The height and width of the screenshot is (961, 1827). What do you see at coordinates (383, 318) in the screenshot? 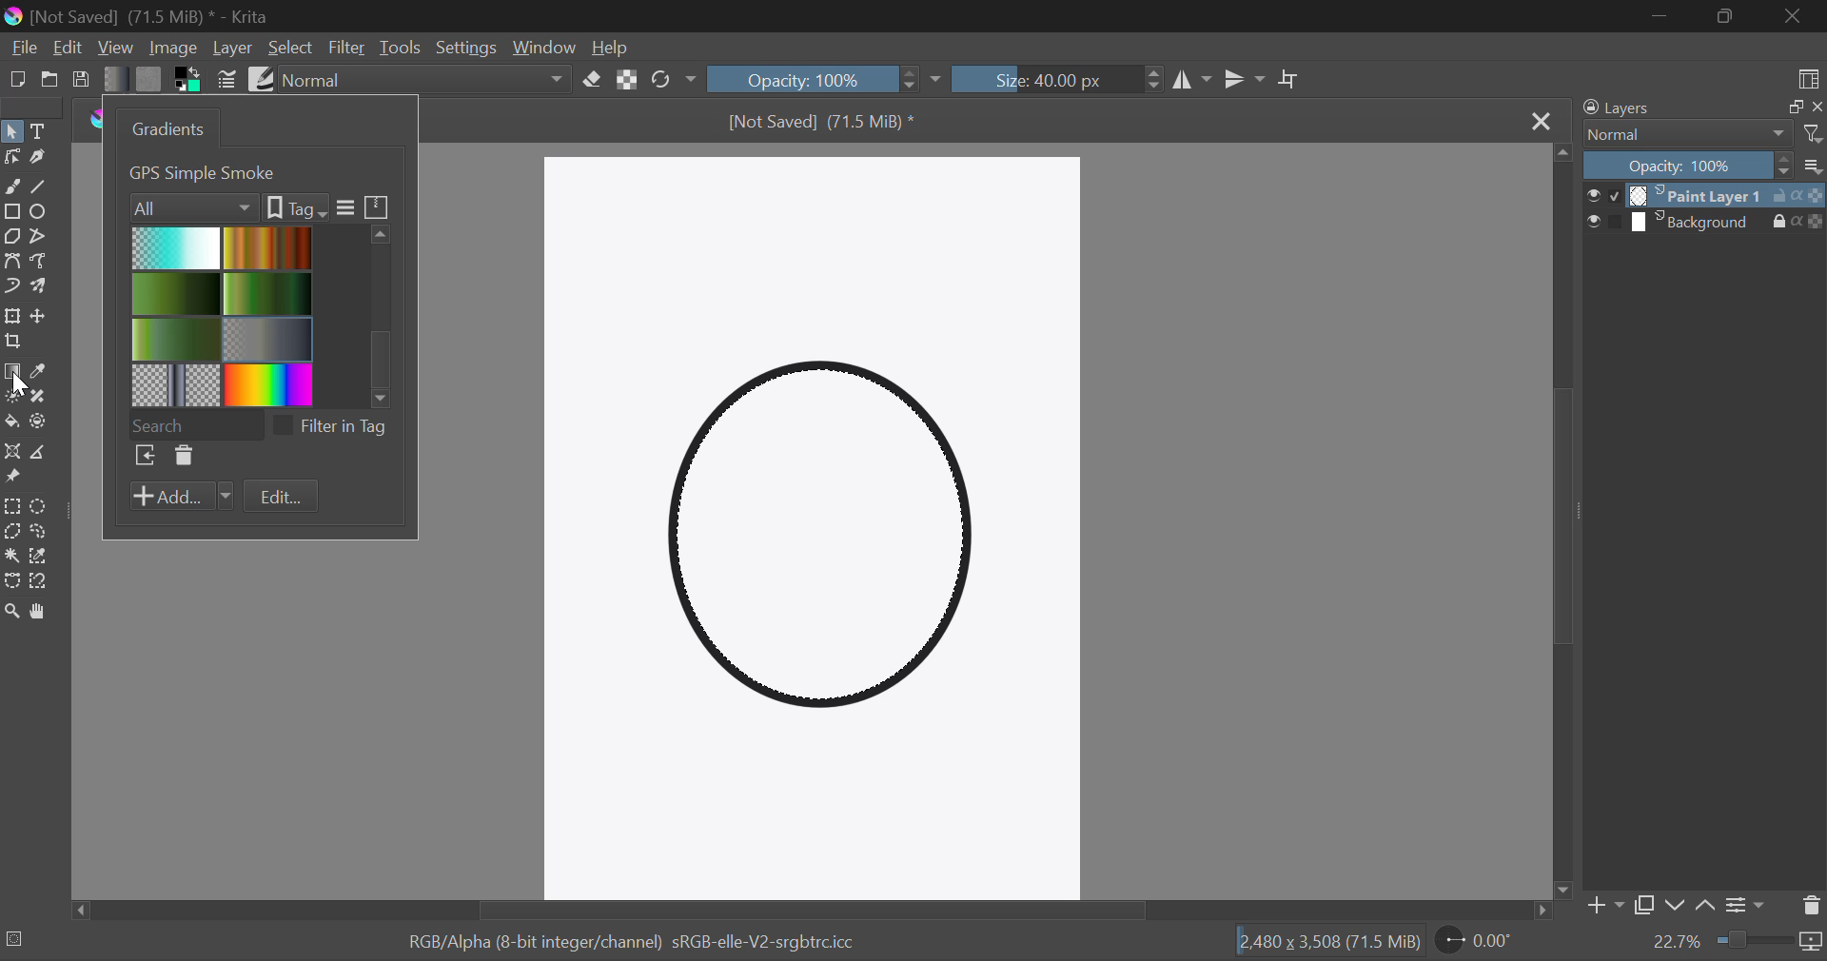
I see `scroll bar` at bounding box center [383, 318].